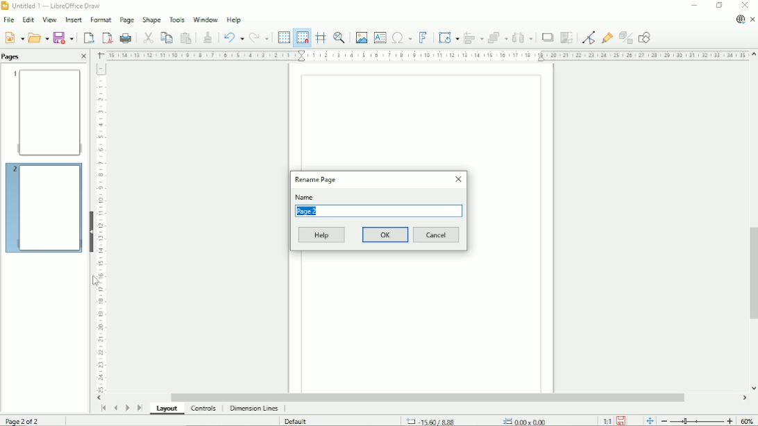  I want to click on Insert, so click(72, 20).